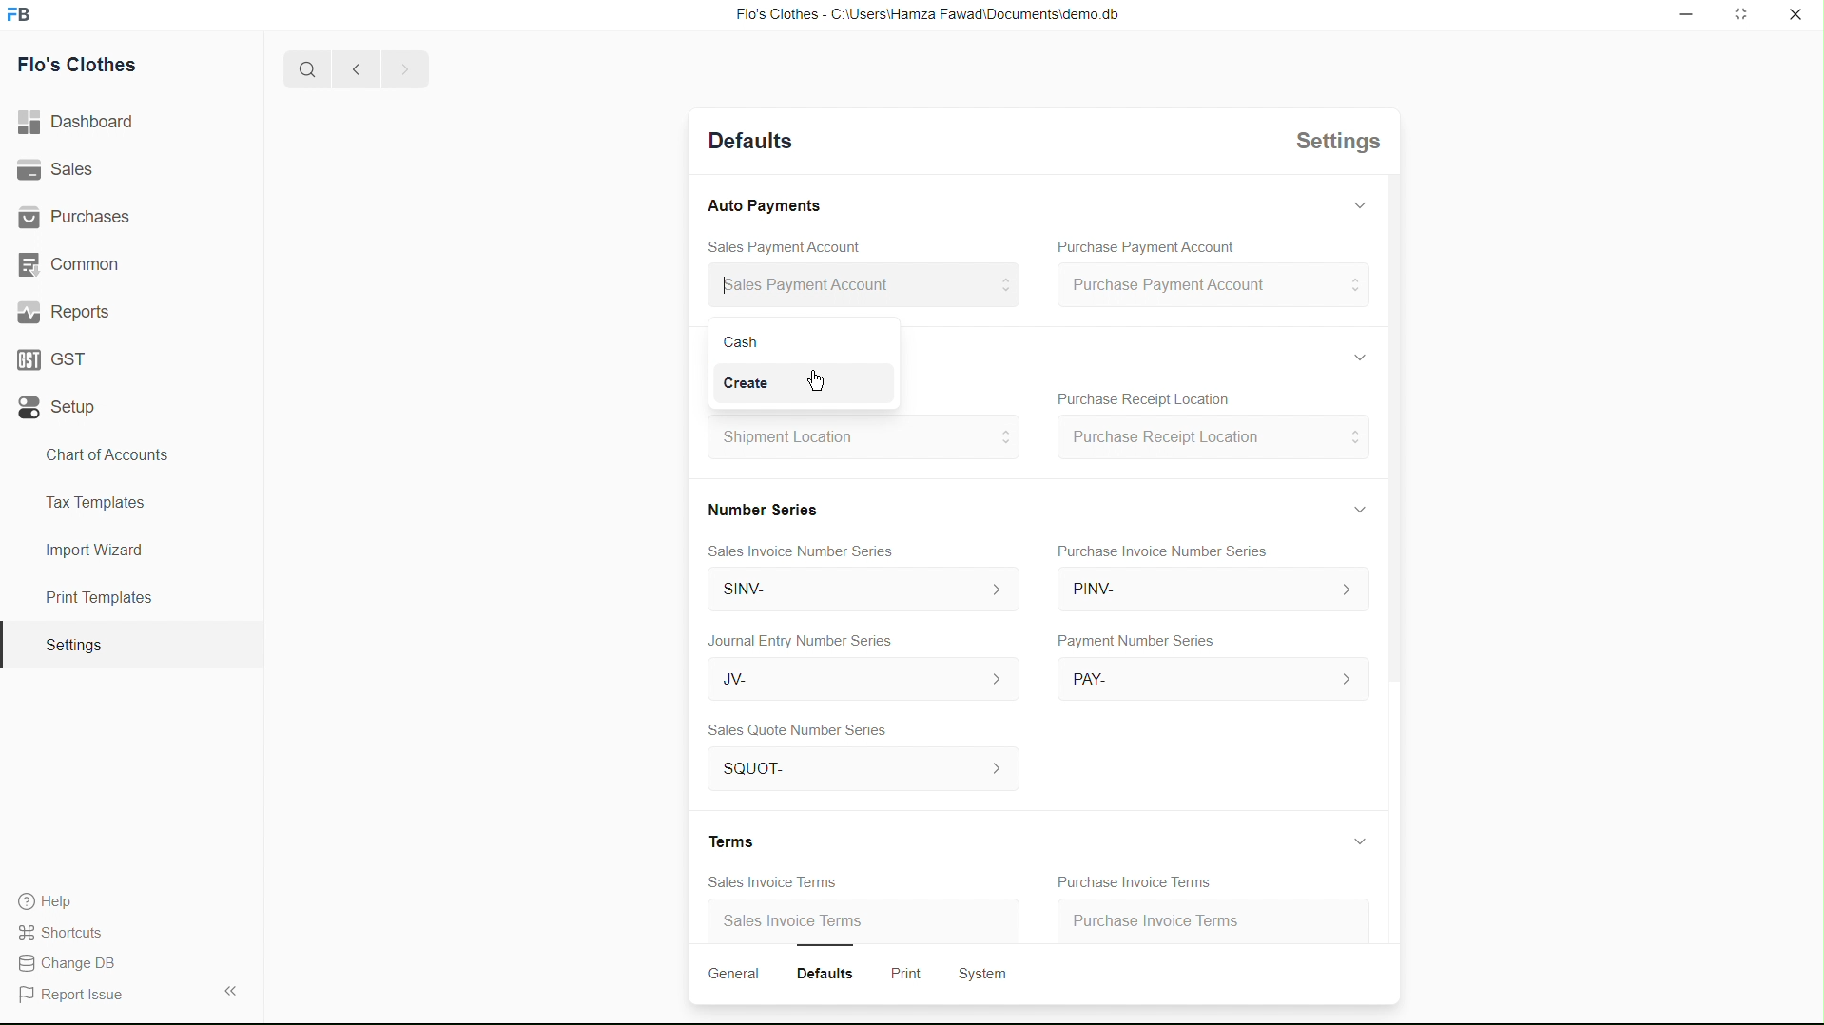 The image size is (1824, 1025). I want to click on Import Wizard, so click(94, 550).